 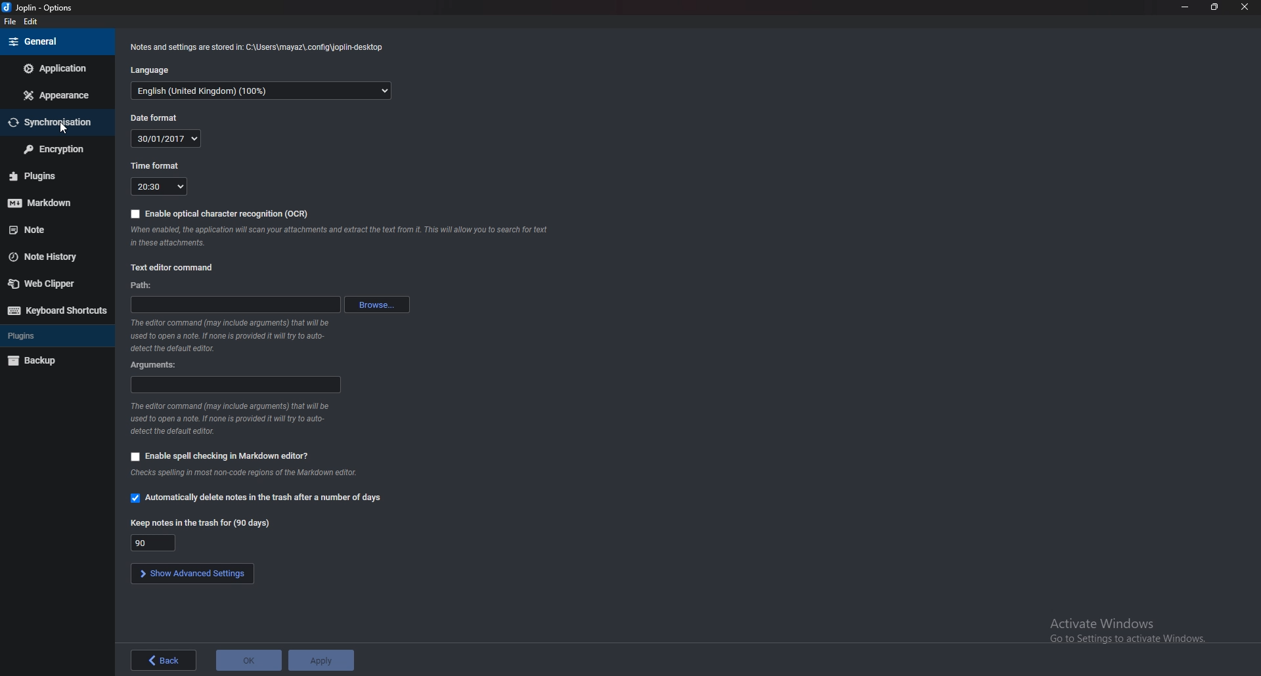 What do you see at coordinates (229, 337) in the screenshot?
I see `info` at bounding box center [229, 337].